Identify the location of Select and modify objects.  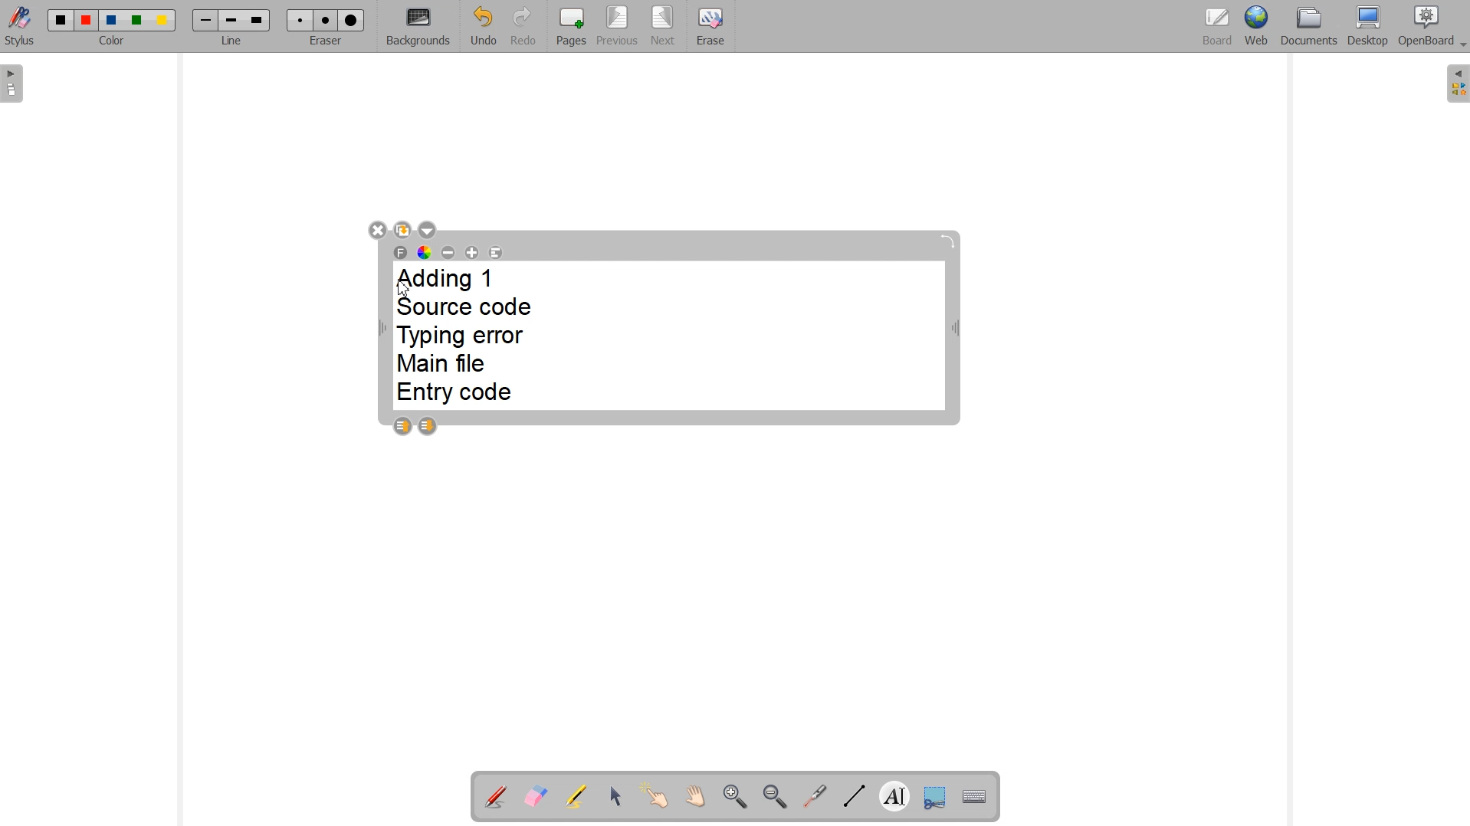
(615, 796).